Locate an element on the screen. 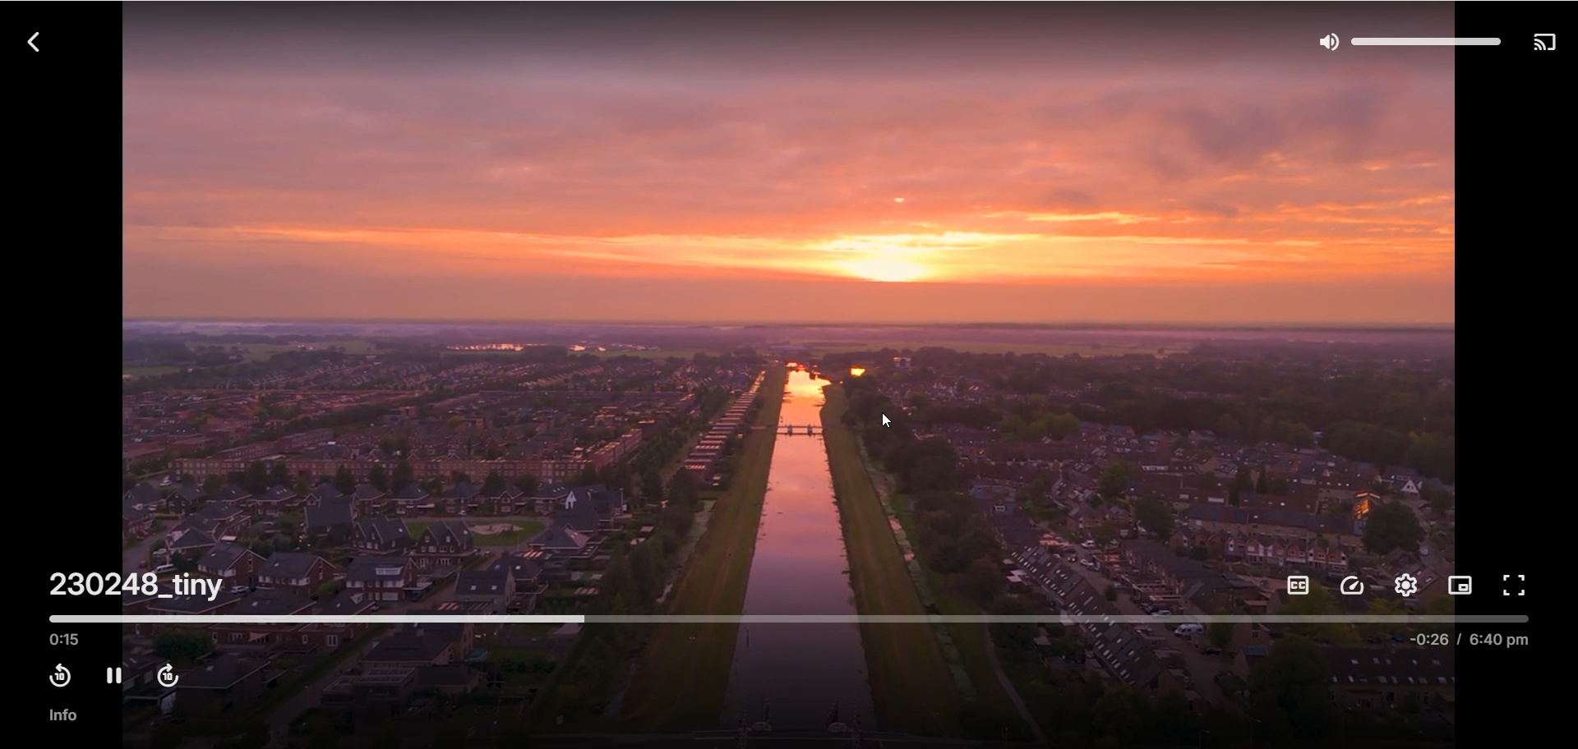 This screenshot has height=749, width=1578. -0:26/6:40 pm is located at coordinates (1469, 645).